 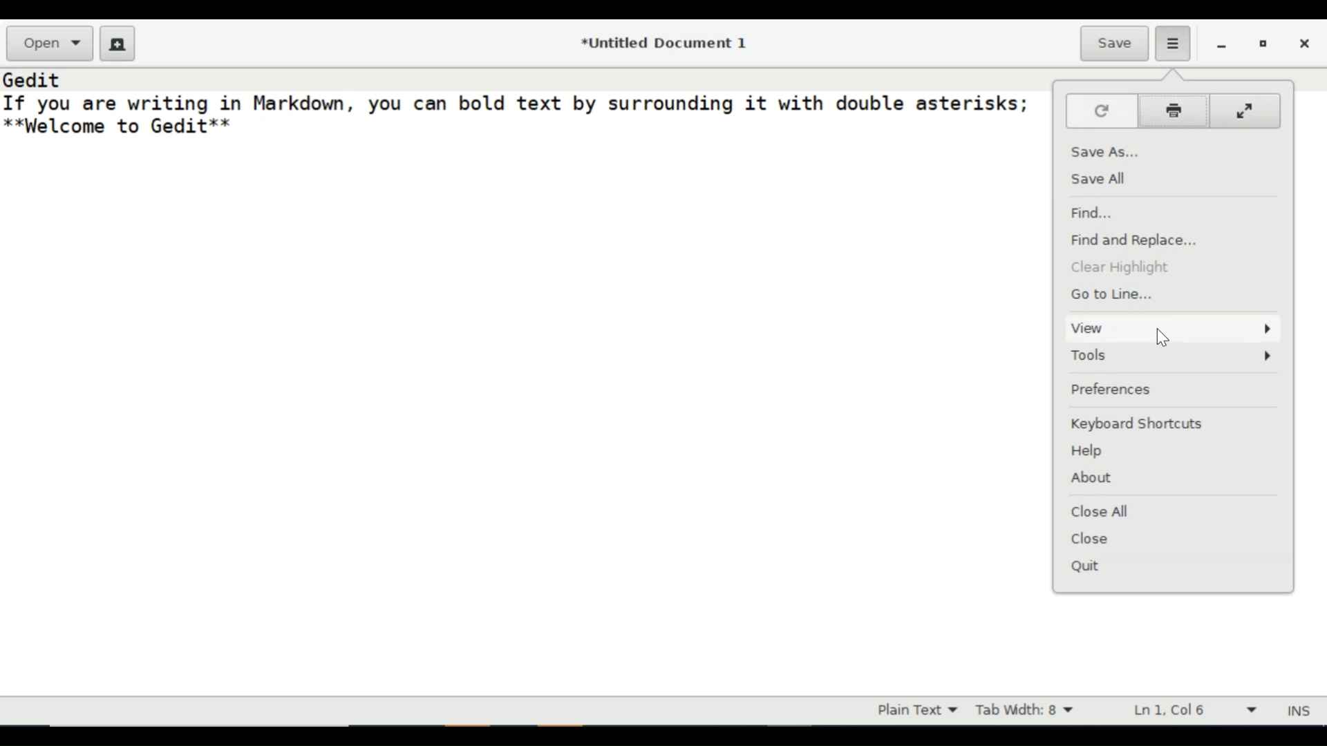 What do you see at coordinates (1200, 709) in the screenshot?
I see `Line & Column Preference` at bounding box center [1200, 709].